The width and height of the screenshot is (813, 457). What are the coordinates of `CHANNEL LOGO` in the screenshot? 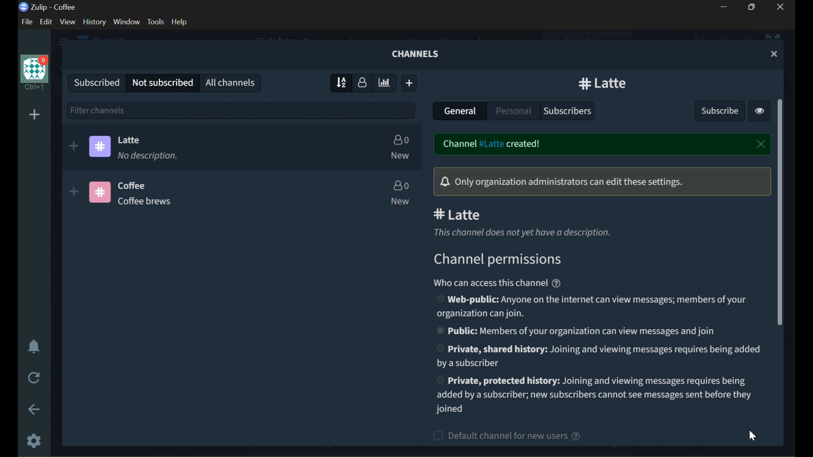 It's located at (99, 192).